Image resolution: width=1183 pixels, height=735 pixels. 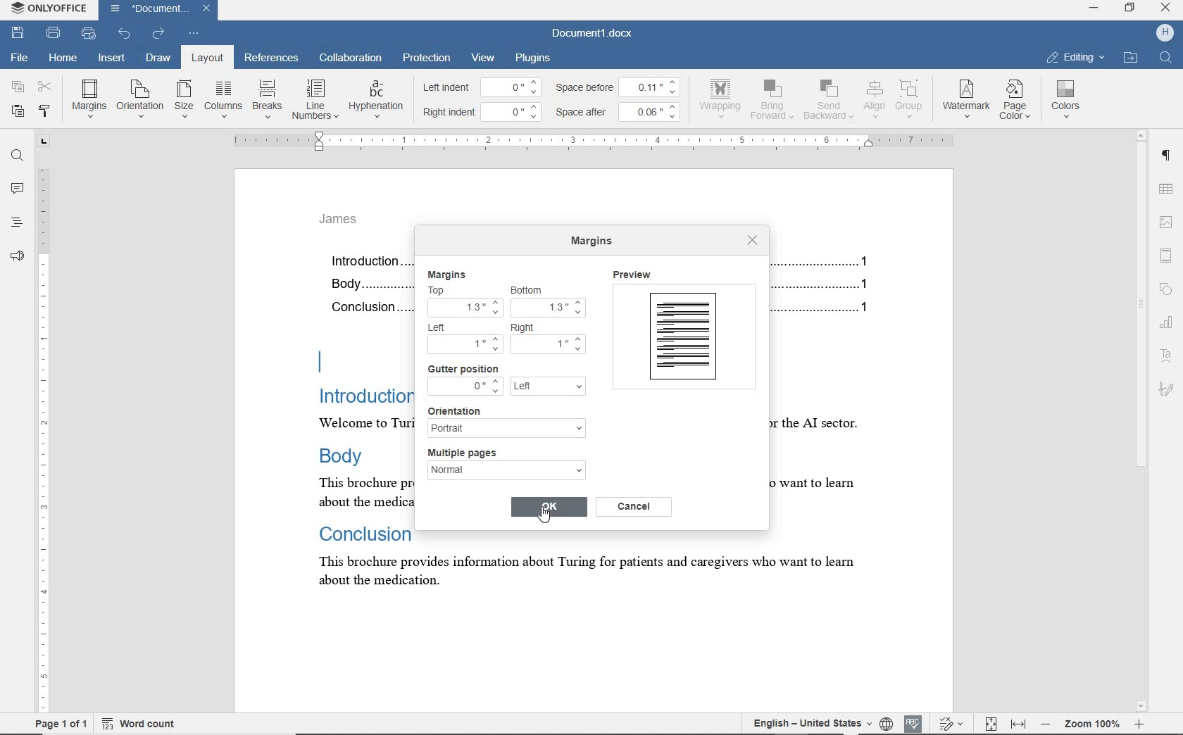 What do you see at coordinates (158, 34) in the screenshot?
I see `redo` at bounding box center [158, 34].